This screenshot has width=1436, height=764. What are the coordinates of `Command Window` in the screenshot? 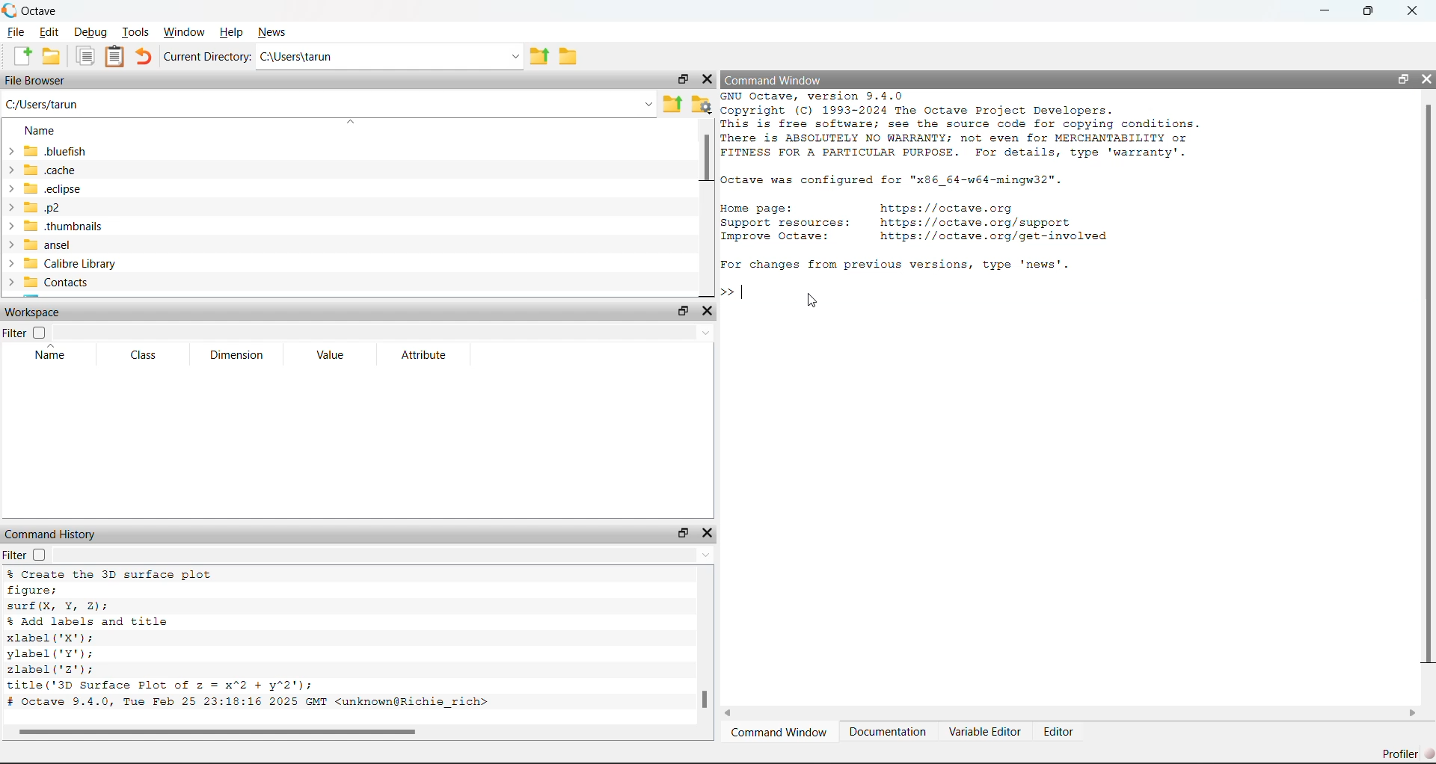 It's located at (773, 78).